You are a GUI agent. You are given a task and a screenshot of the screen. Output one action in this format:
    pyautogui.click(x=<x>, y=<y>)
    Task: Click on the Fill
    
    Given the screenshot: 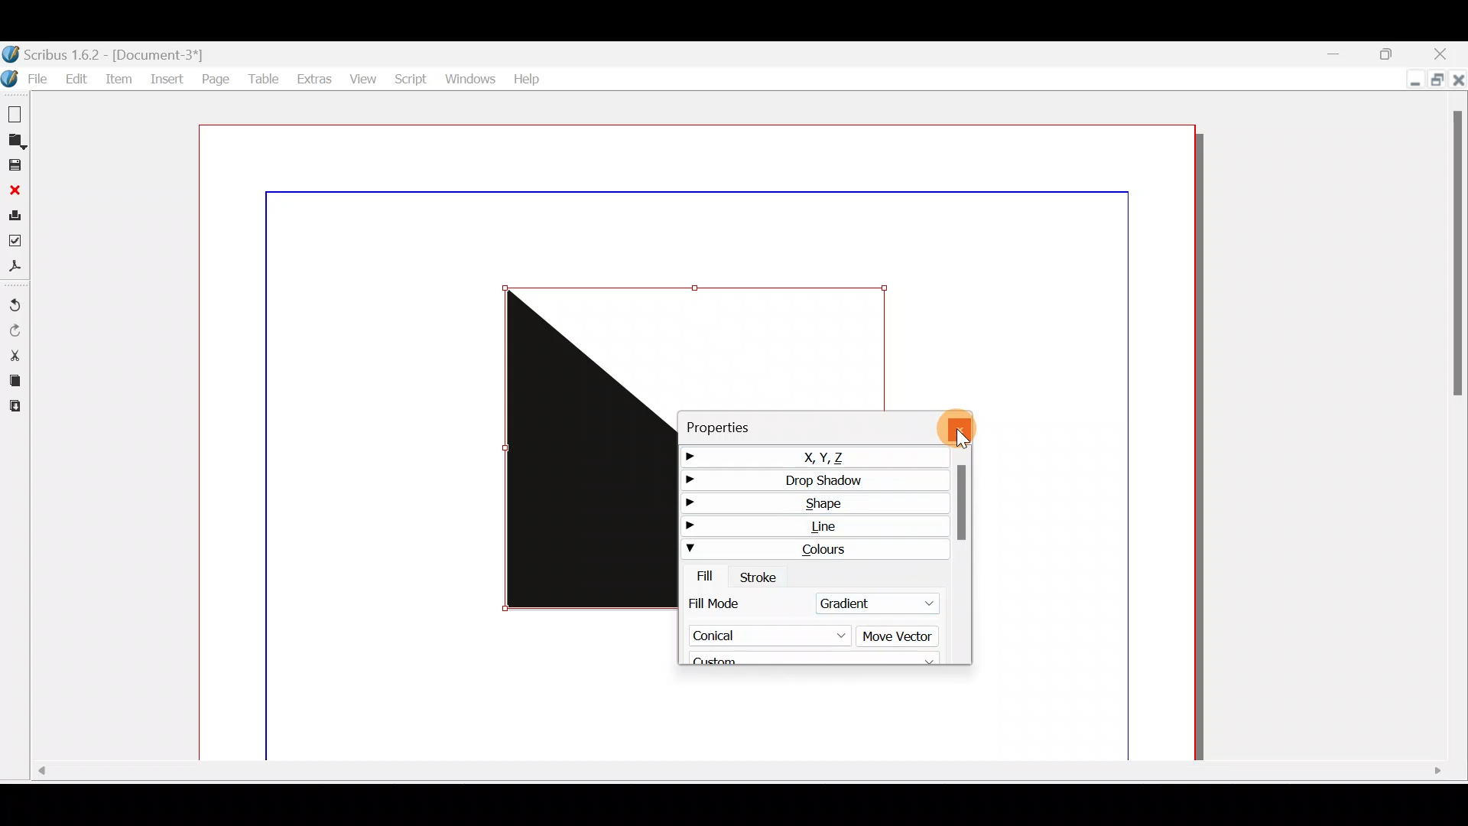 What is the action you would take?
    pyautogui.click(x=700, y=576)
    